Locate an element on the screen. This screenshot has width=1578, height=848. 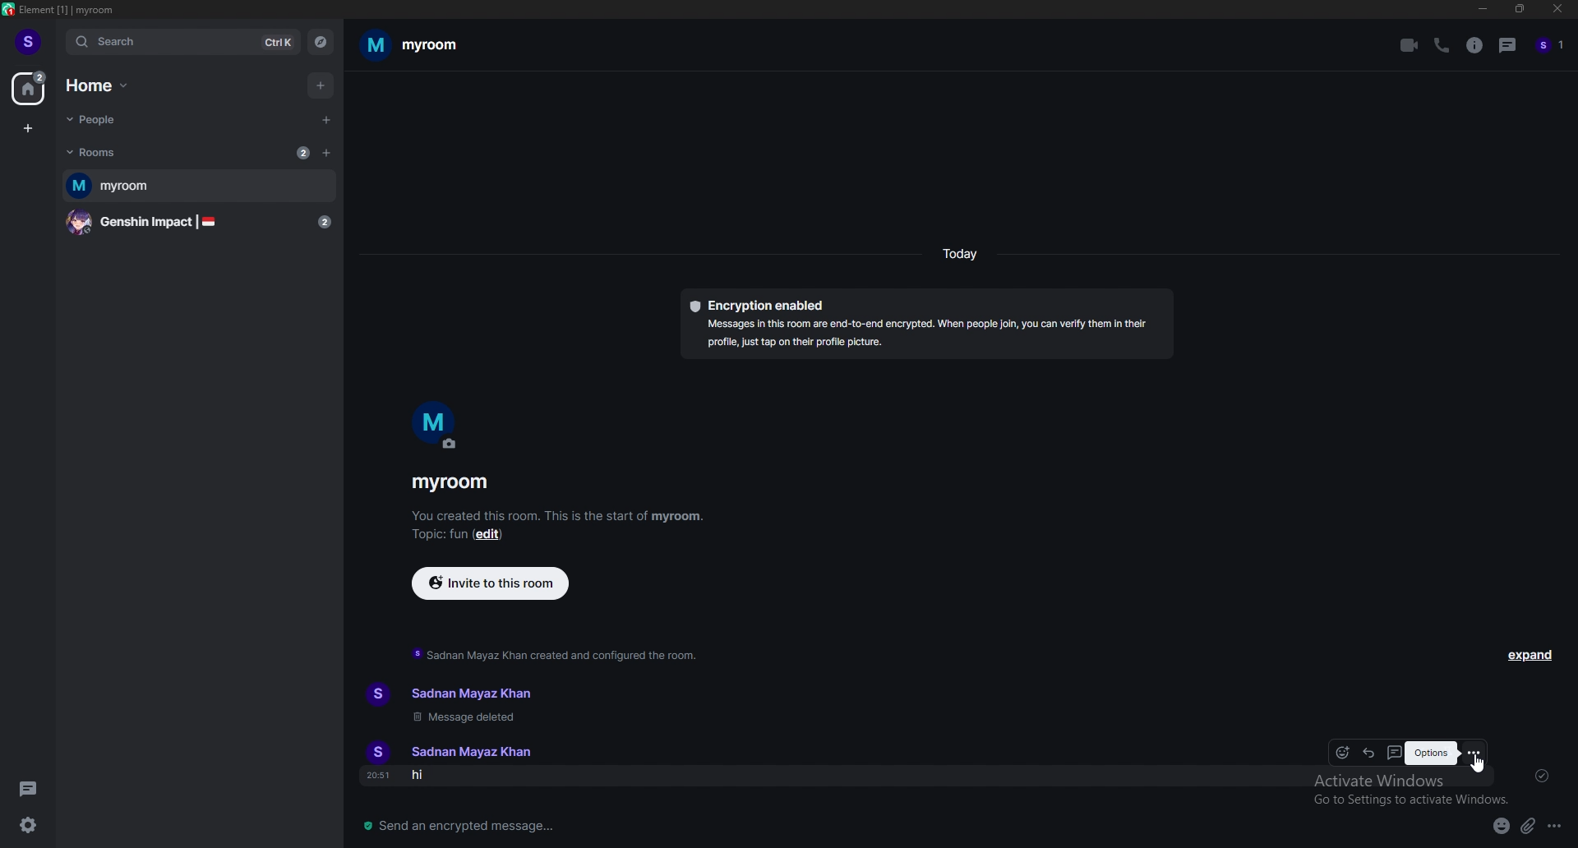
start chat is located at coordinates (325, 120).